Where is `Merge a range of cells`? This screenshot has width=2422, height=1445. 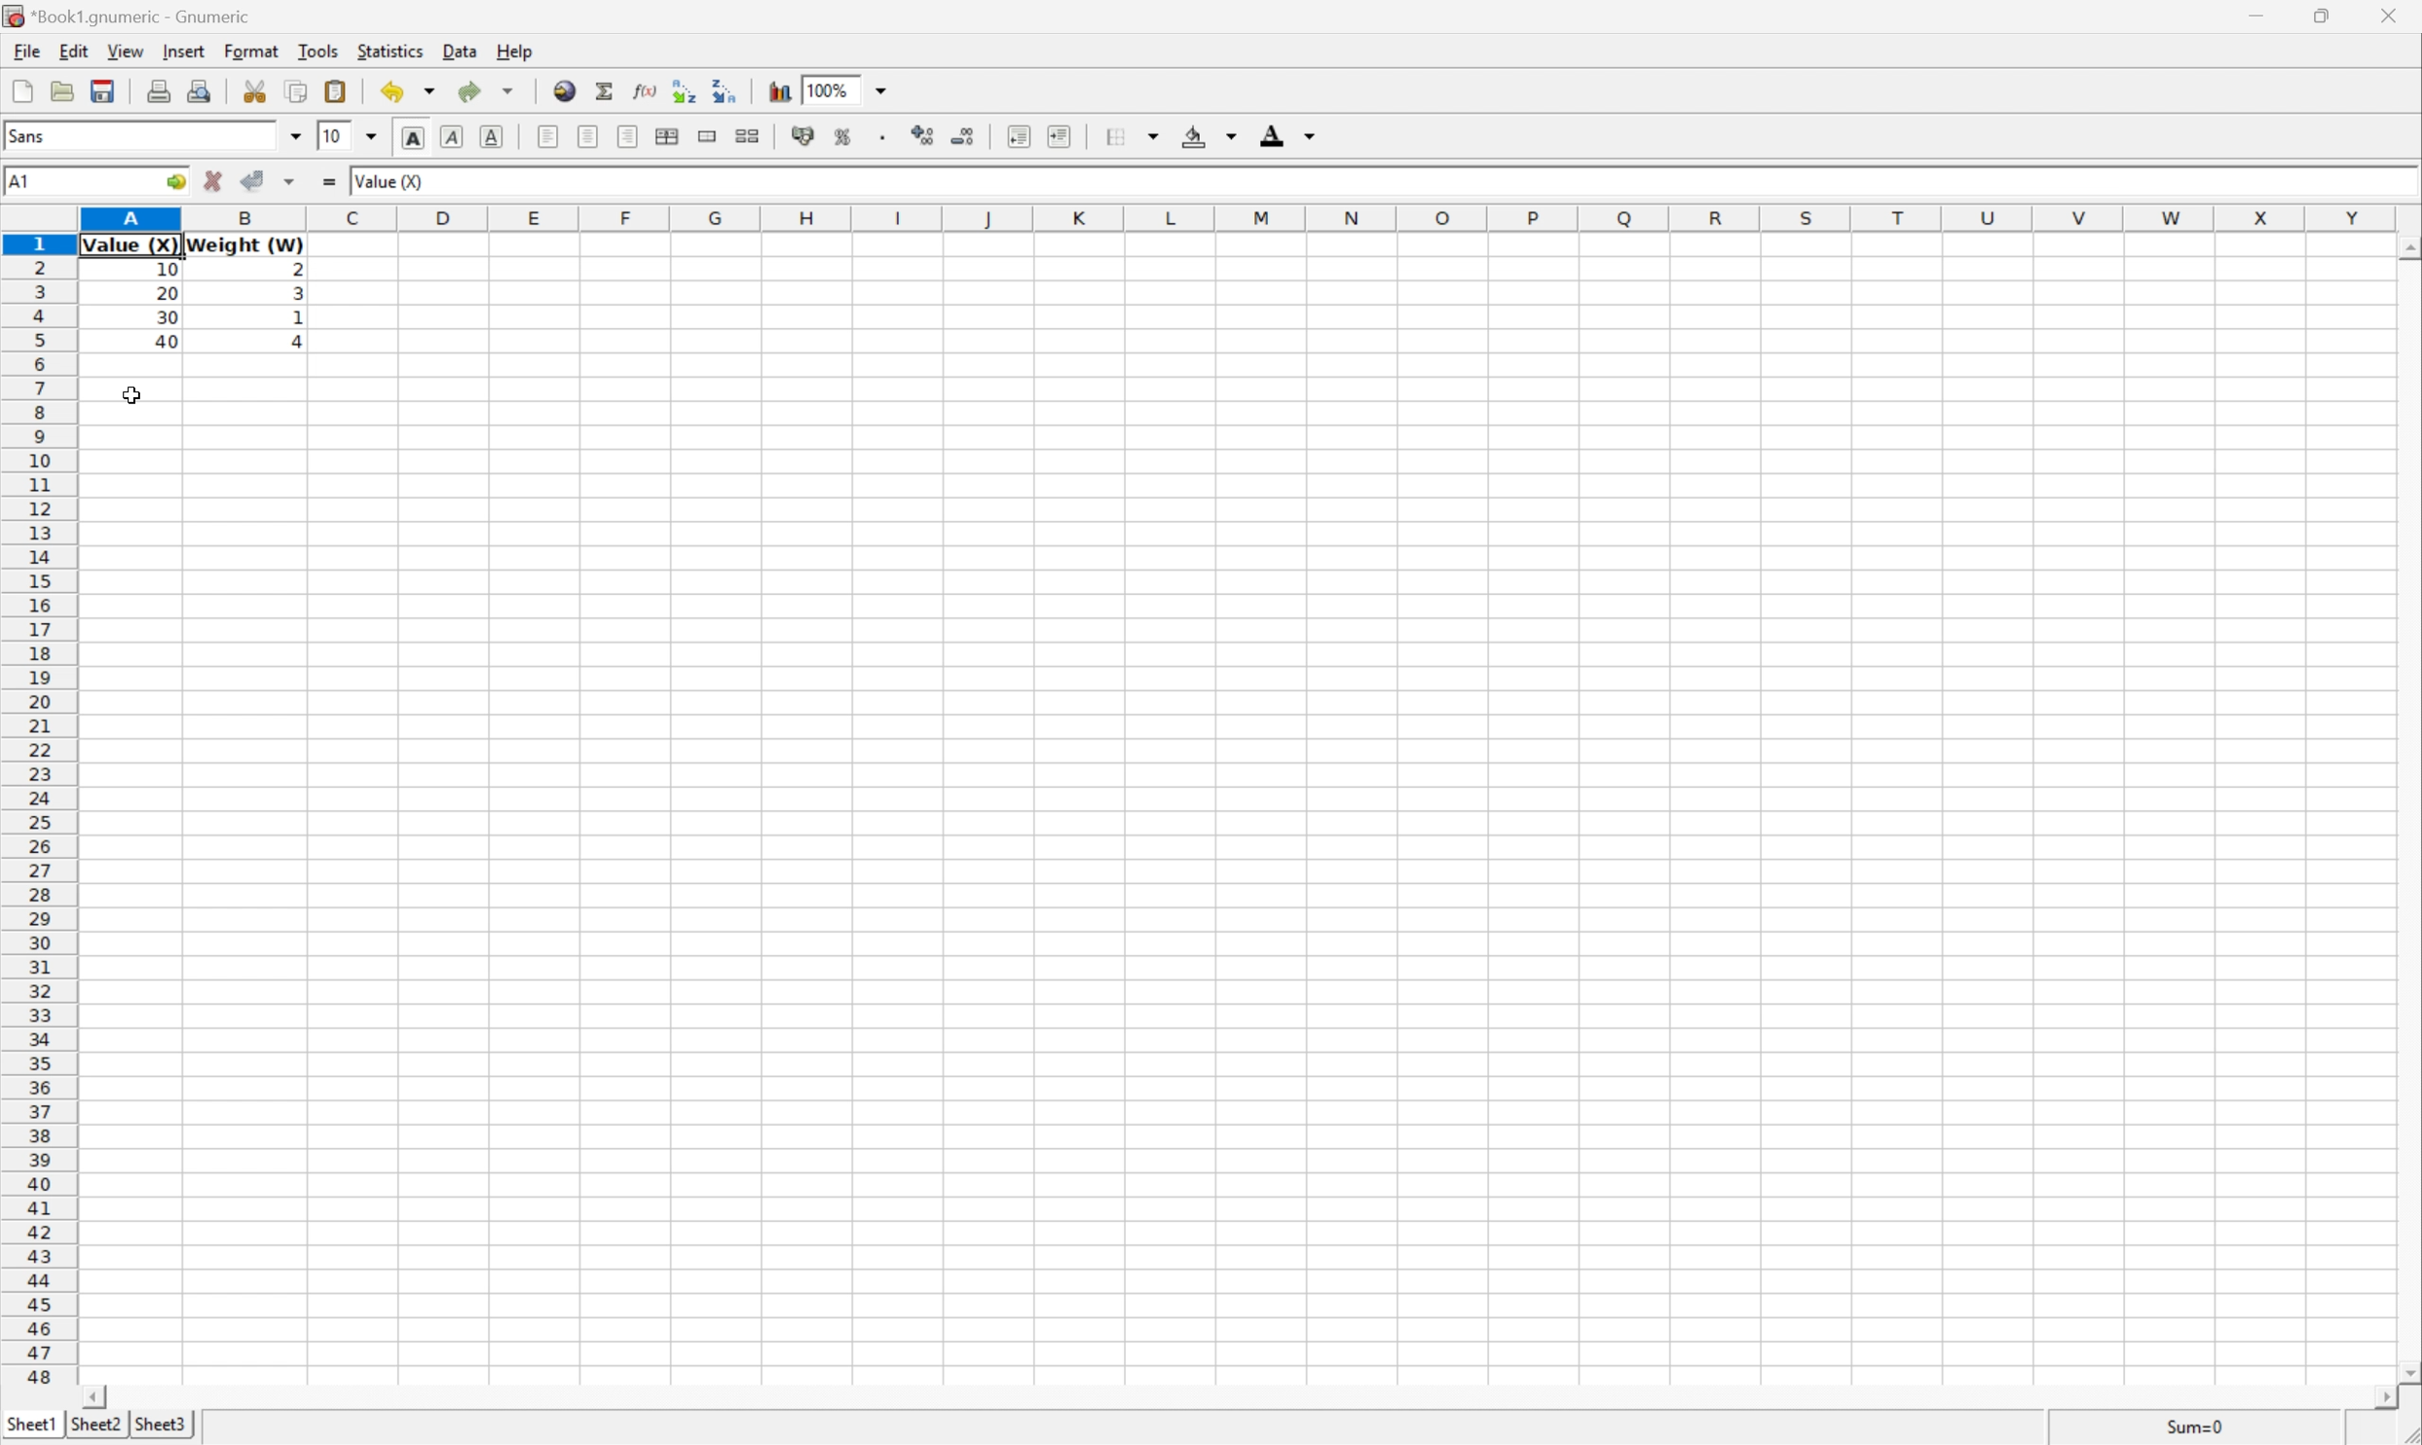 Merge a range of cells is located at coordinates (709, 137).